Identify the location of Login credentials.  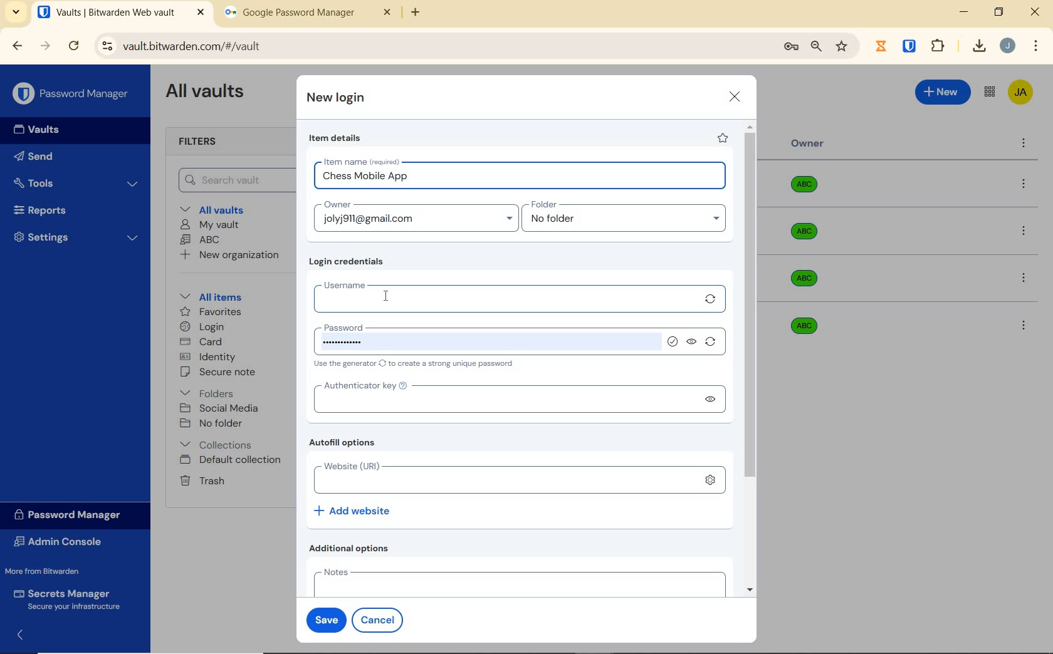
(349, 262).